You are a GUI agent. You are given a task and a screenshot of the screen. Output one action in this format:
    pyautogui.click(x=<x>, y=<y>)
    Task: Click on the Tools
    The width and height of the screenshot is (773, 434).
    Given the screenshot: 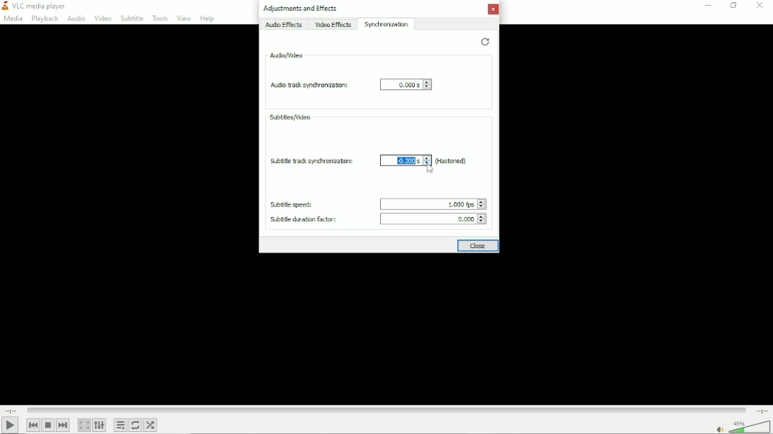 What is the action you would take?
    pyautogui.click(x=159, y=18)
    